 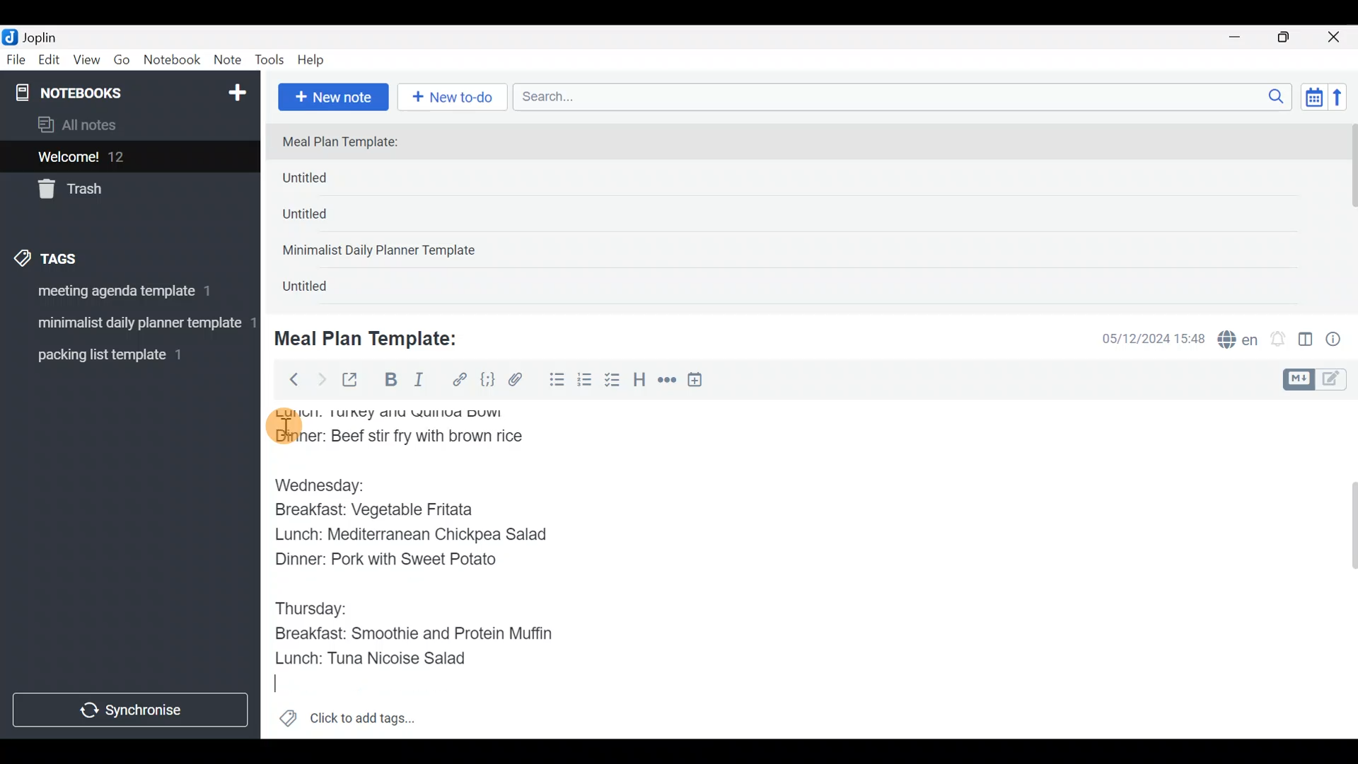 I want to click on Toggle editor layout, so click(x=1306, y=341).